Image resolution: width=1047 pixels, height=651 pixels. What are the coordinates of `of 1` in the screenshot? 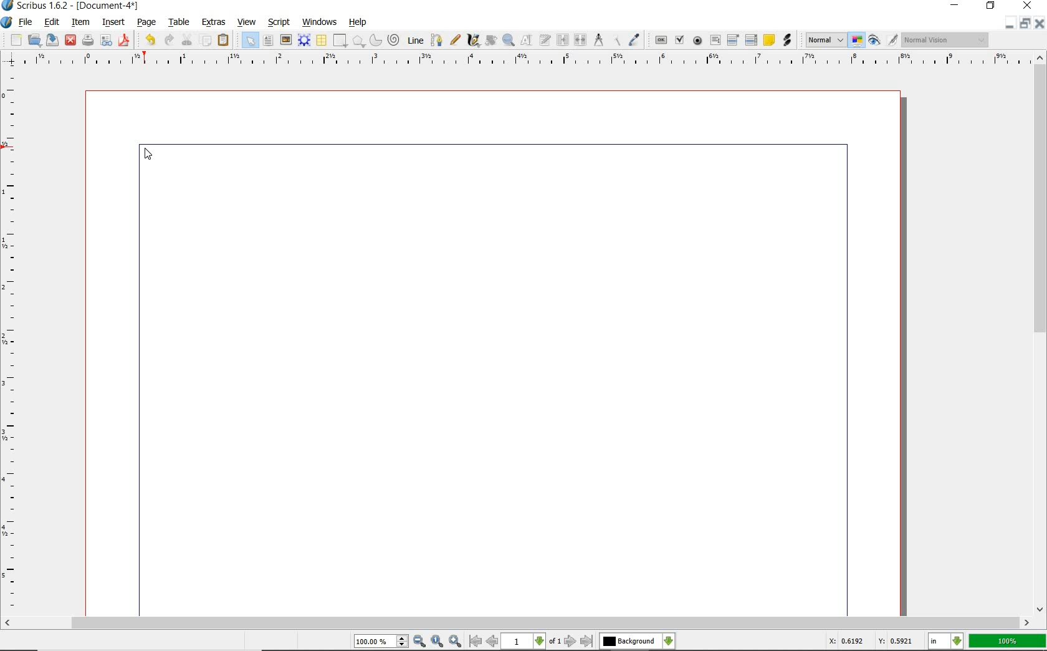 It's located at (556, 642).